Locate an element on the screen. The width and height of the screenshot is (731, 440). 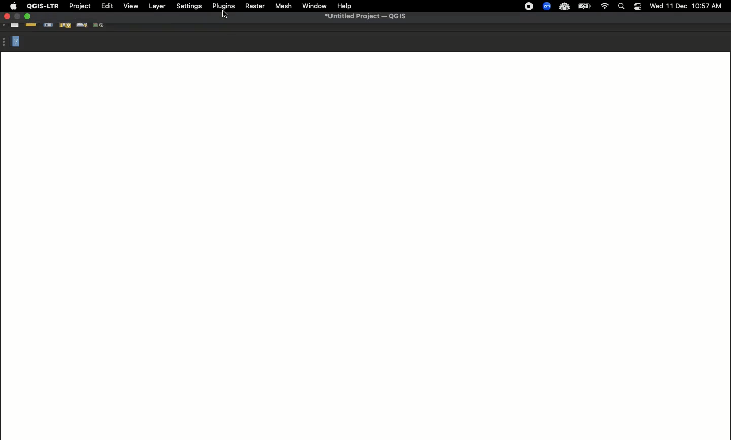
Mesh is located at coordinates (284, 7).